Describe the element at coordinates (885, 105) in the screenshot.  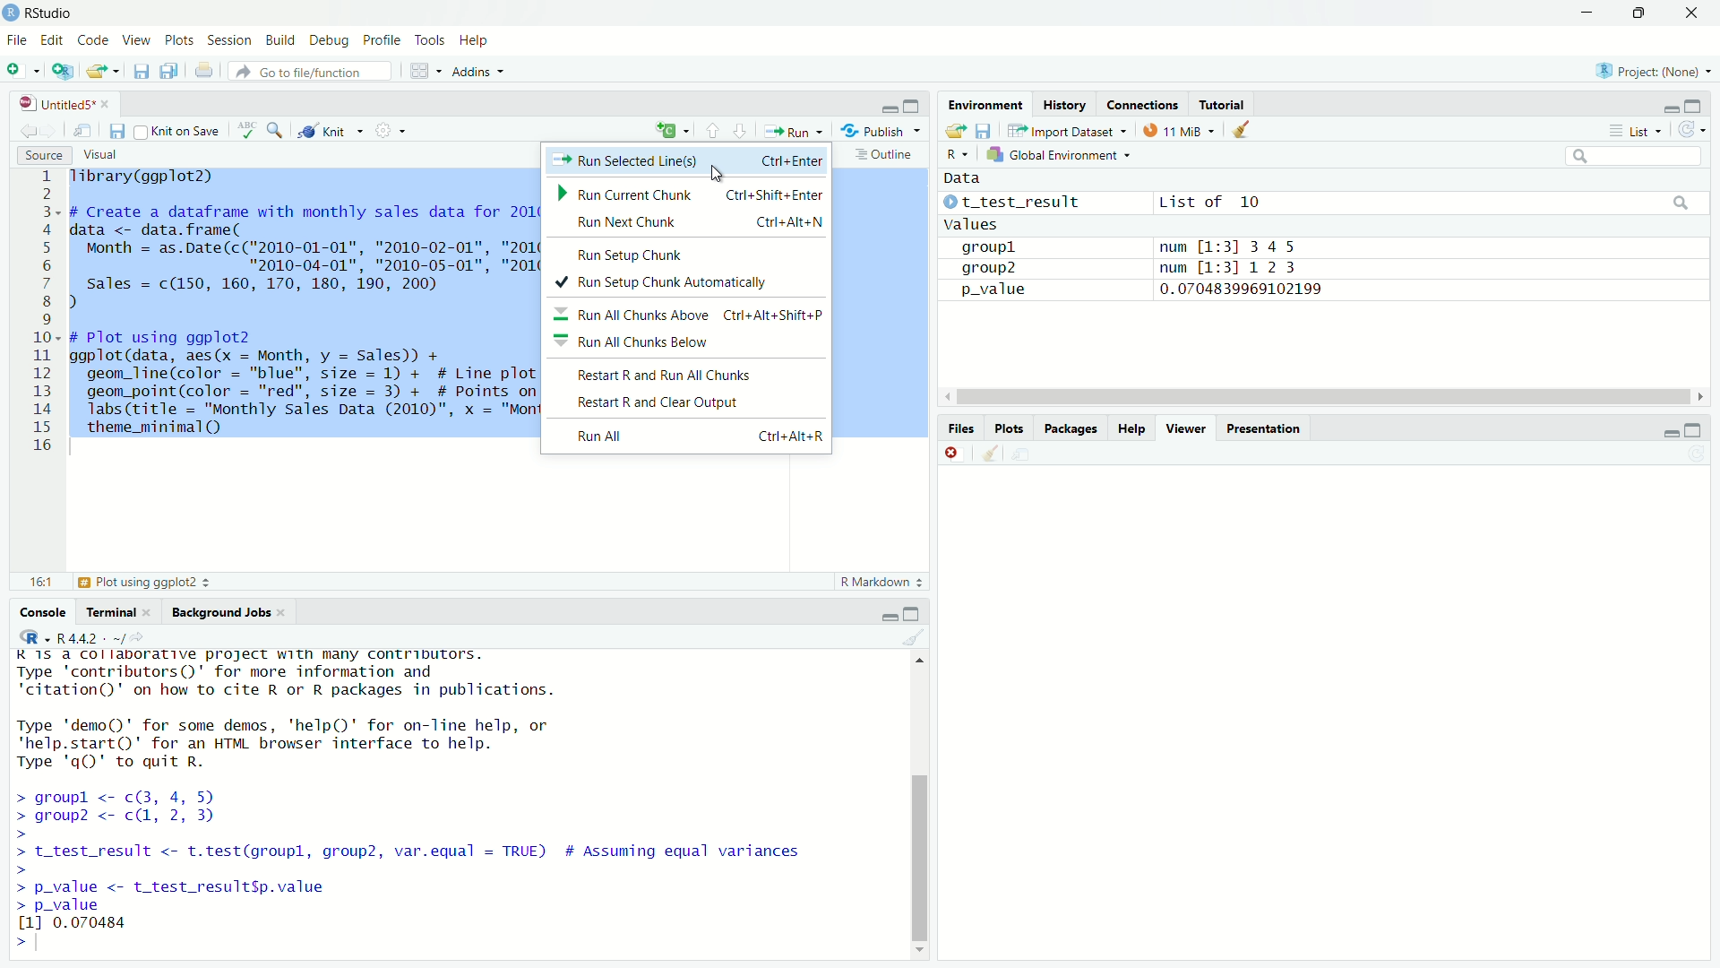
I see `minimise` at that location.